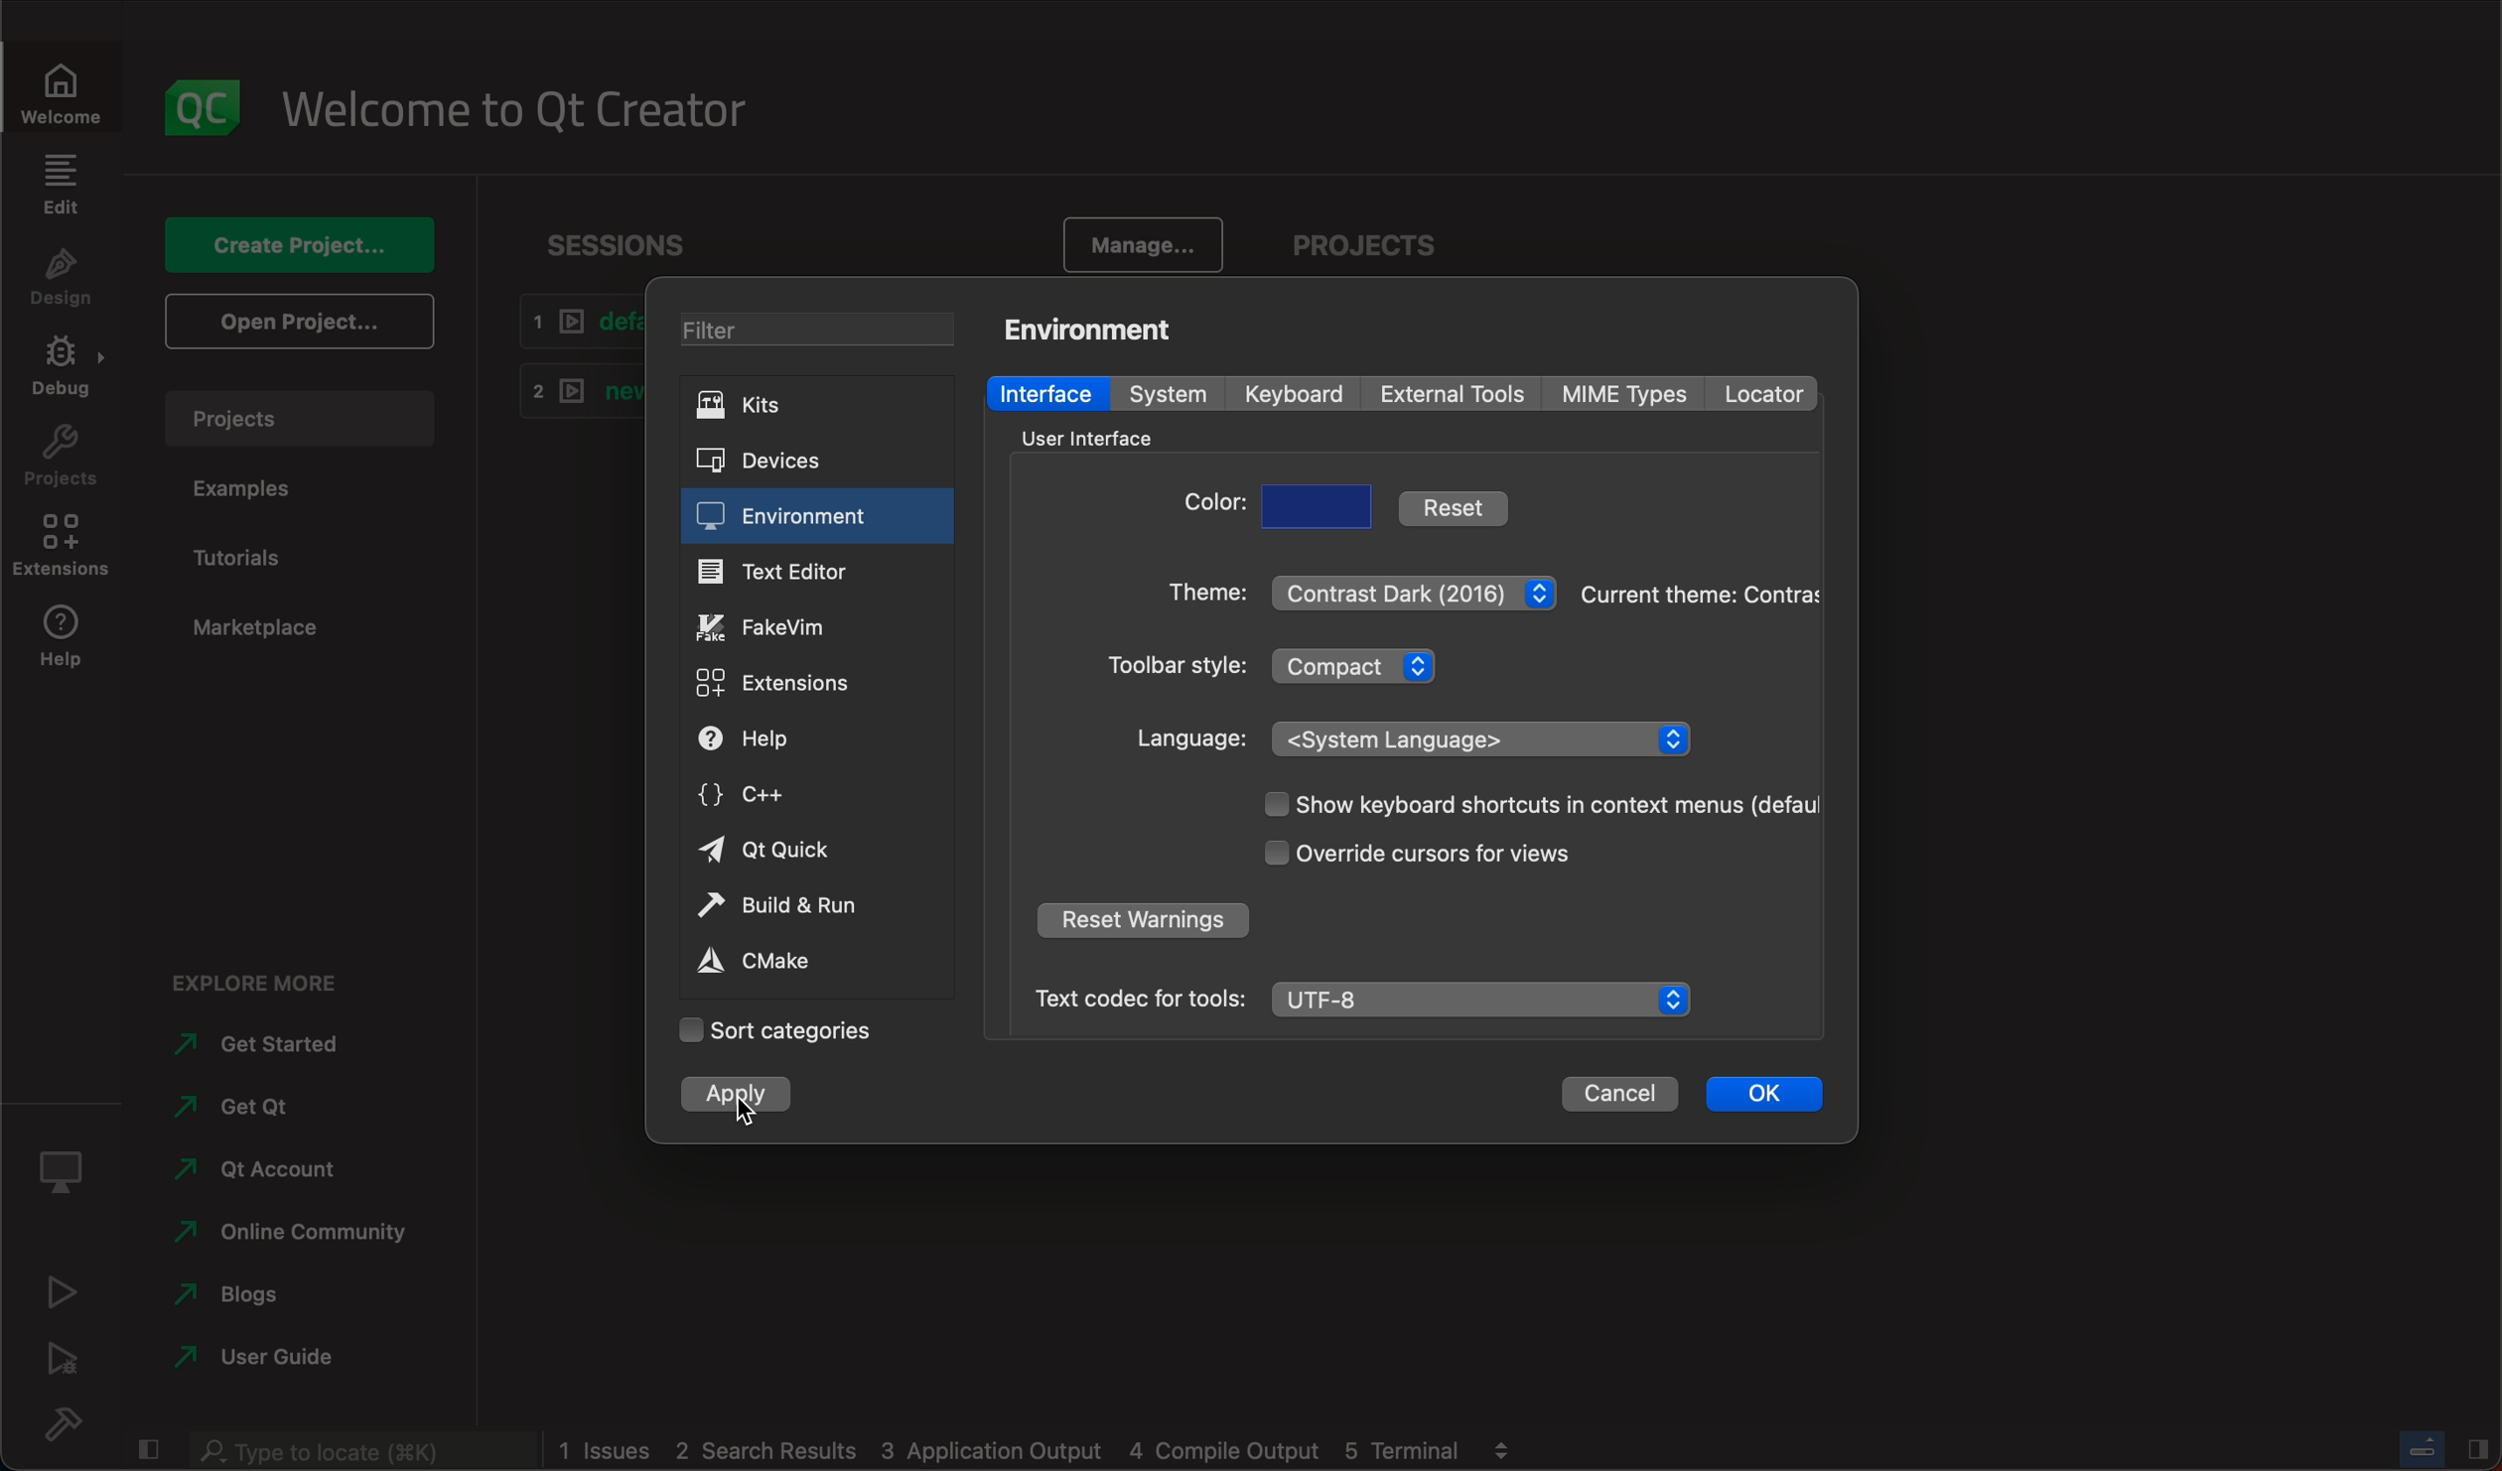  I want to click on logs, so click(1011, 1451).